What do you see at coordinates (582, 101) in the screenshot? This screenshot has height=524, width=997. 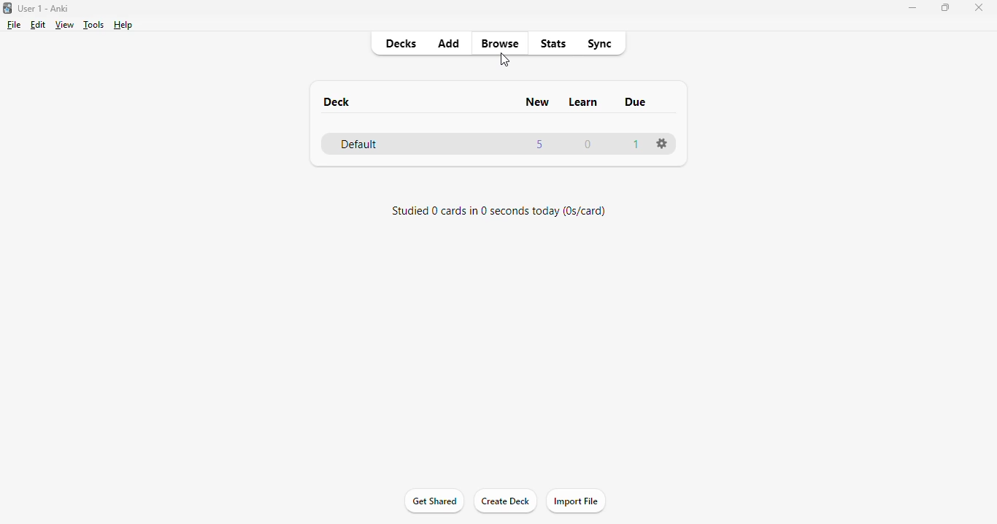 I see `learn` at bounding box center [582, 101].